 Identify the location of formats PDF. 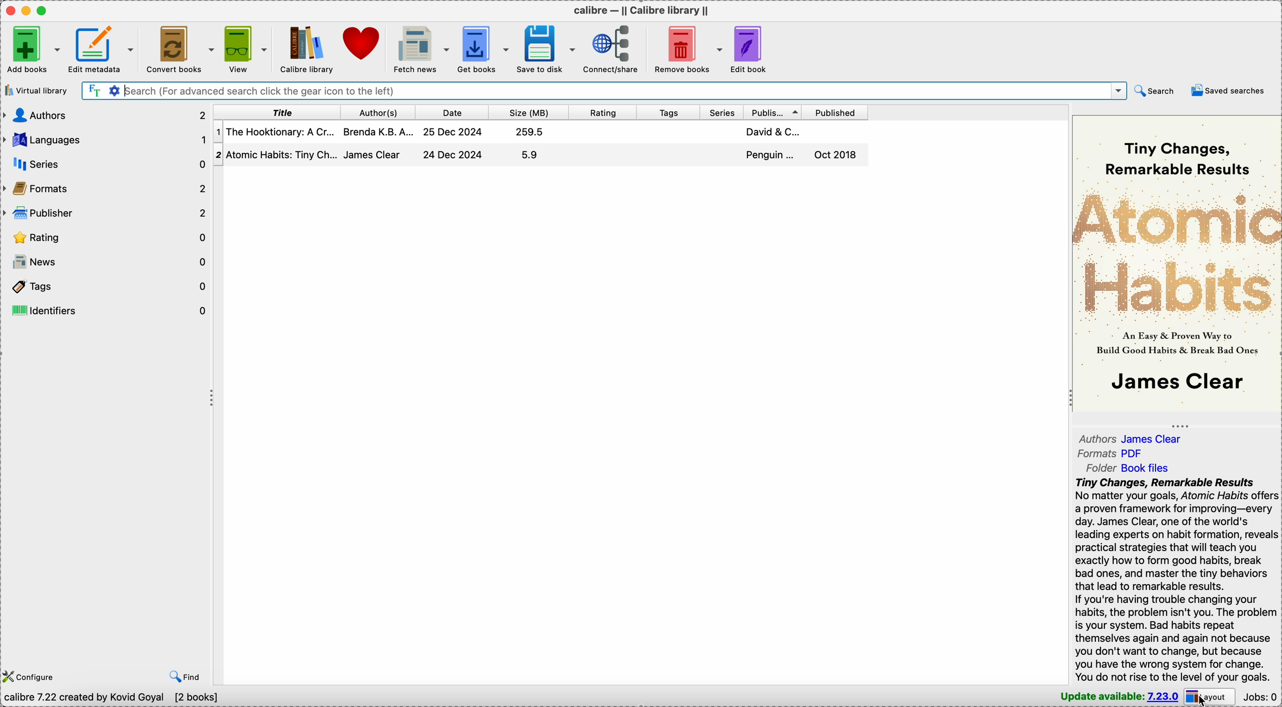
(1112, 452).